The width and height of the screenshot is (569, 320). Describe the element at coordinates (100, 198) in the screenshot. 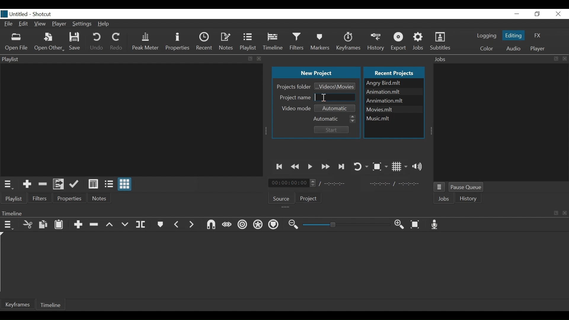

I see `Notes` at that location.